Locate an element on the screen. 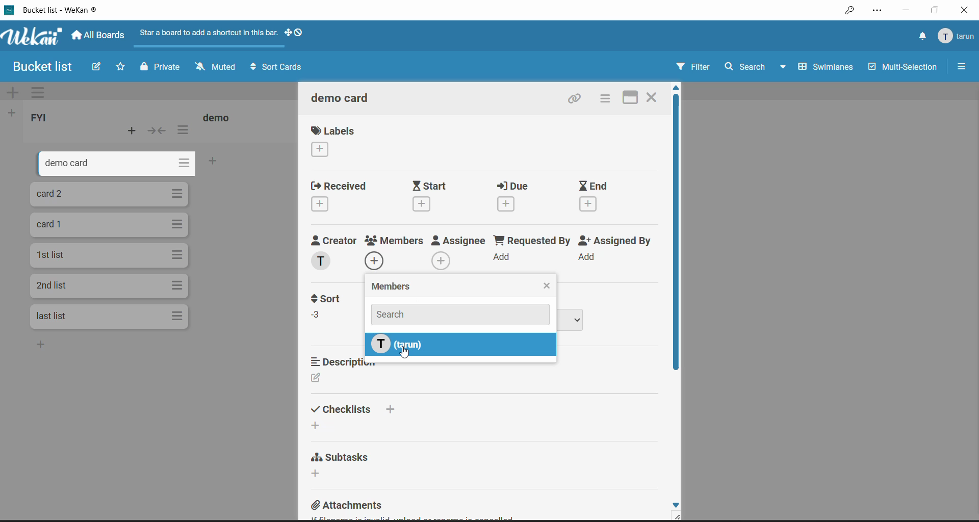   is located at coordinates (343, 457).